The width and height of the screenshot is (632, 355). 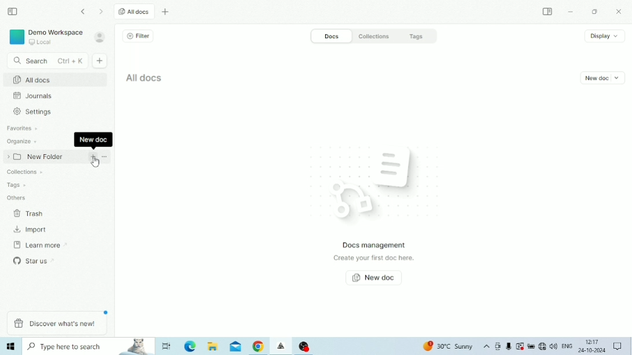 I want to click on All docs, so click(x=146, y=77).